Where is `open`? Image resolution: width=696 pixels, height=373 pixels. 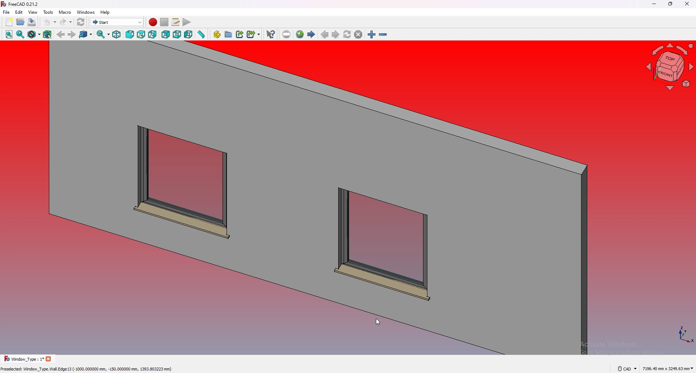 open is located at coordinates (21, 22).